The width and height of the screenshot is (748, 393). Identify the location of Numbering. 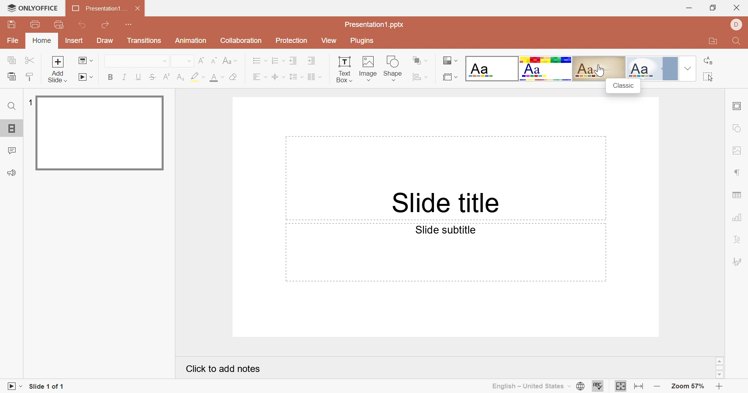
(273, 61).